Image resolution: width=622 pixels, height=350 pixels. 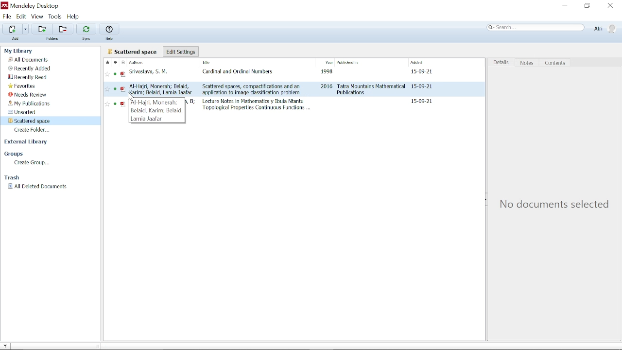 What do you see at coordinates (87, 39) in the screenshot?
I see `sync` at bounding box center [87, 39].